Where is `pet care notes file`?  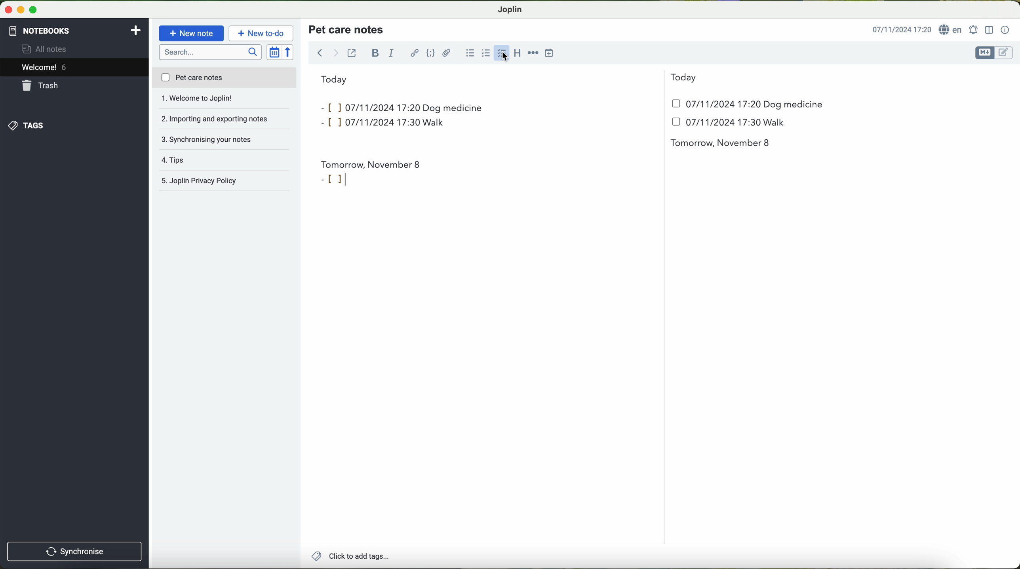
pet care notes file is located at coordinates (224, 78).